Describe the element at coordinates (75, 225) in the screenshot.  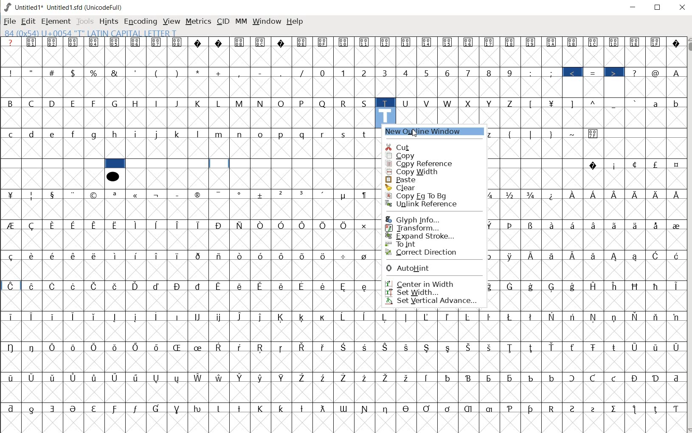
I see `Symbol` at that location.